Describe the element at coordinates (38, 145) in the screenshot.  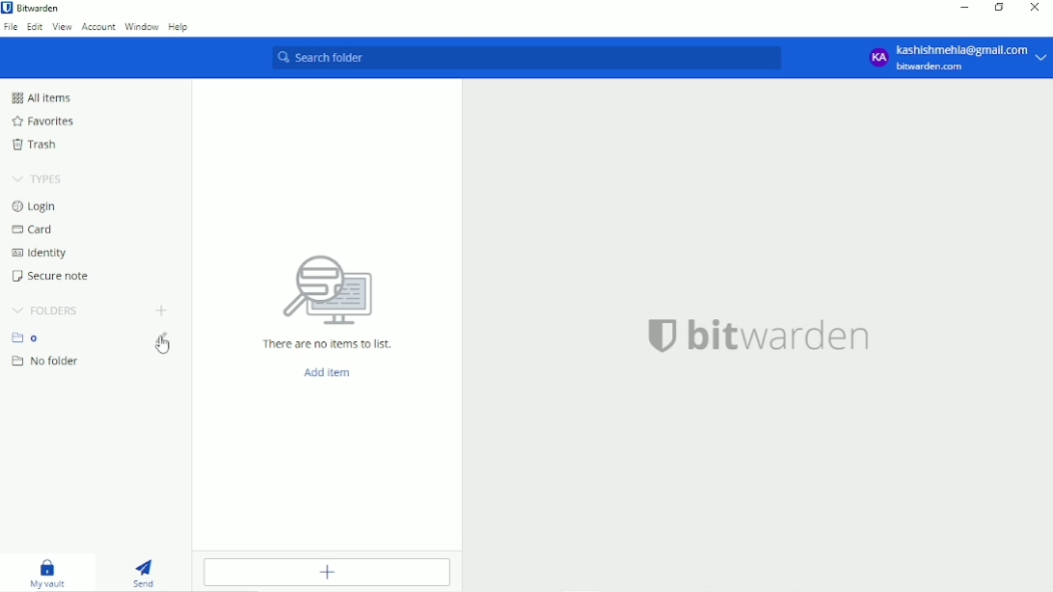
I see `Trash` at that location.